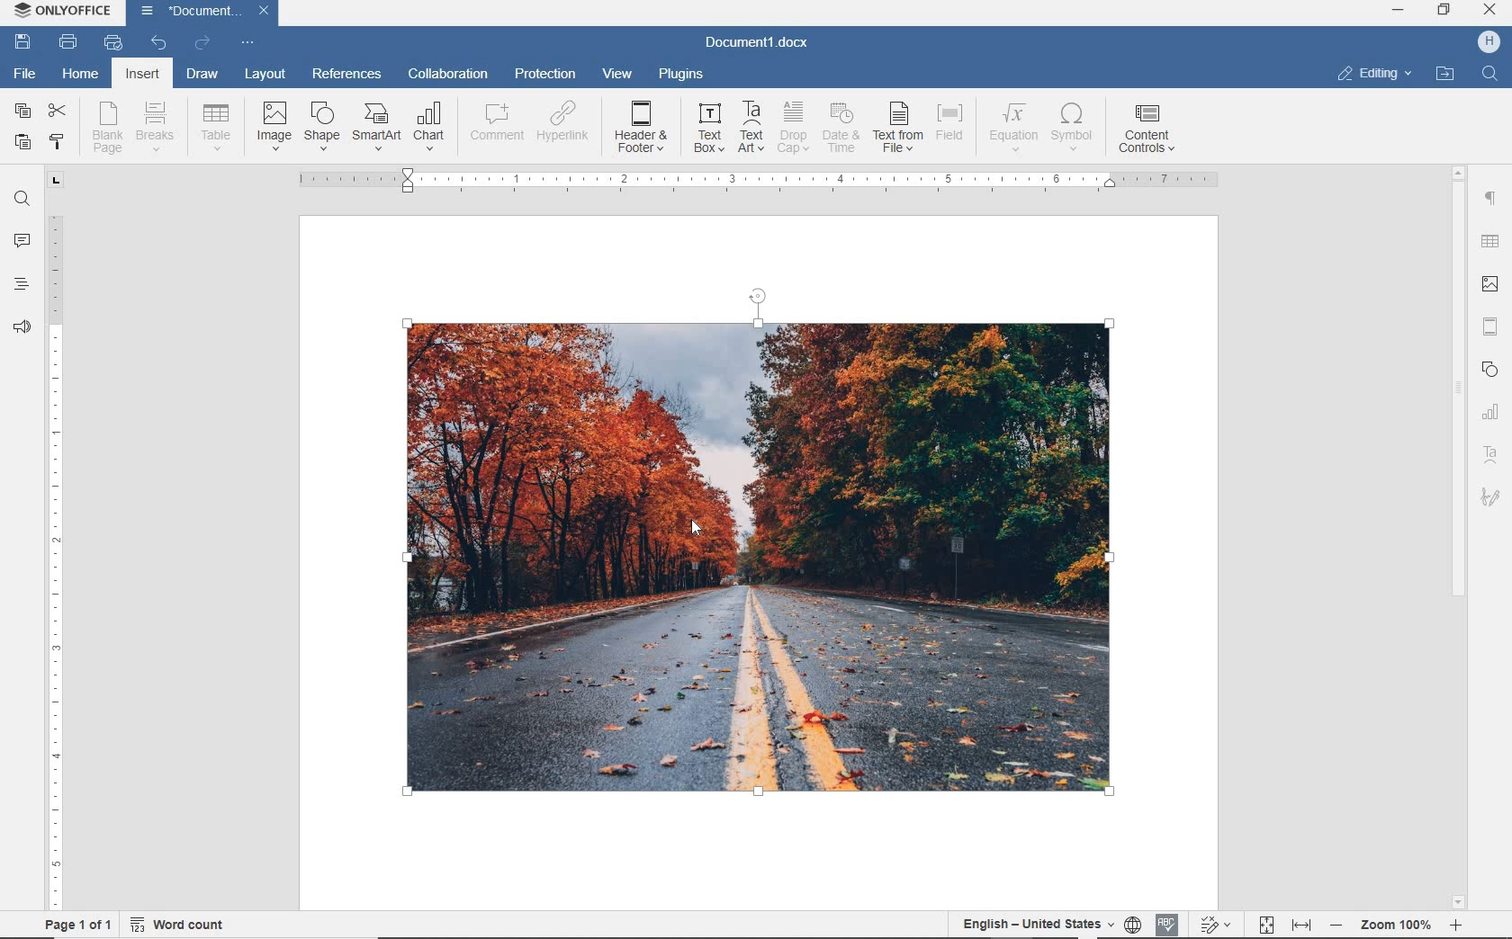 The width and height of the screenshot is (1512, 939). What do you see at coordinates (431, 127) in the screenshot?
I see `chart` at bounding box center [431, 127].